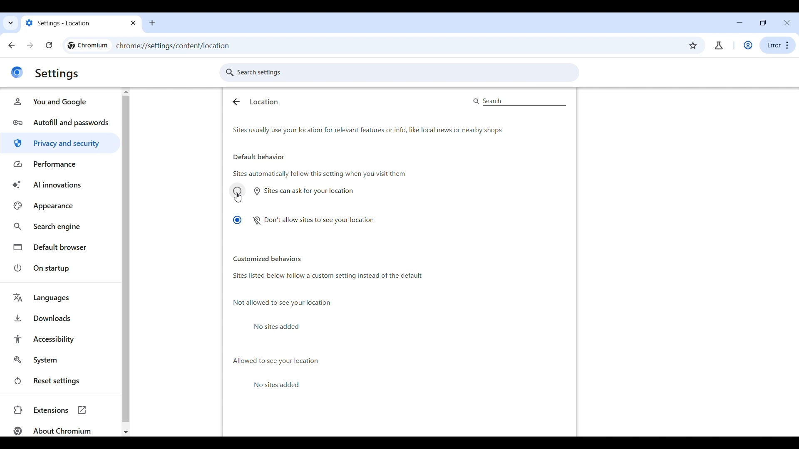  What do you see at coordinates (794, 432) in the screenshot?
I see `Quick slide to bottom` at bounding box center [794, 432].